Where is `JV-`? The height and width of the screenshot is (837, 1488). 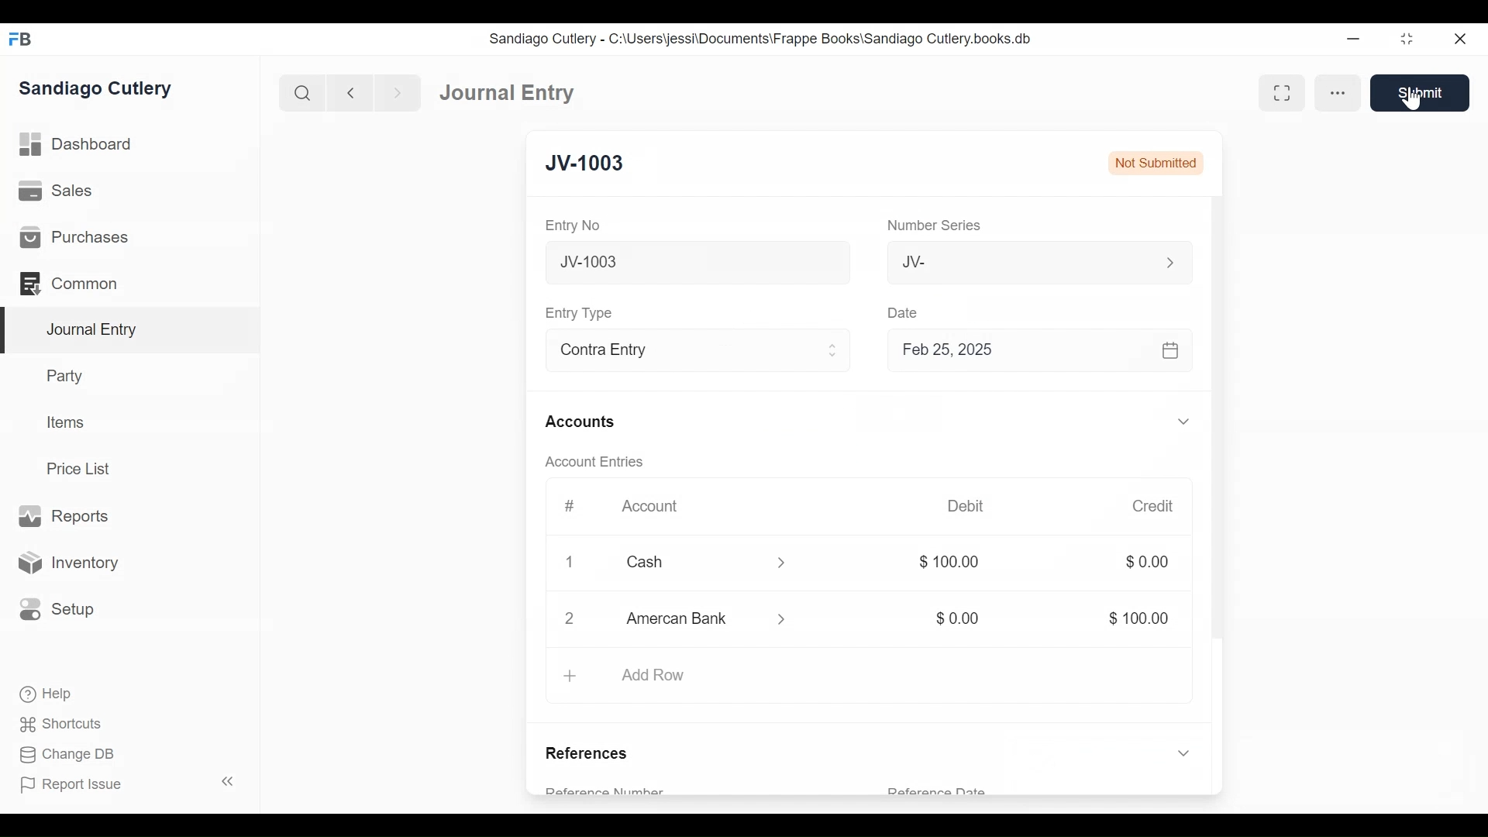 JV- is located at coordinates (1020, 262).